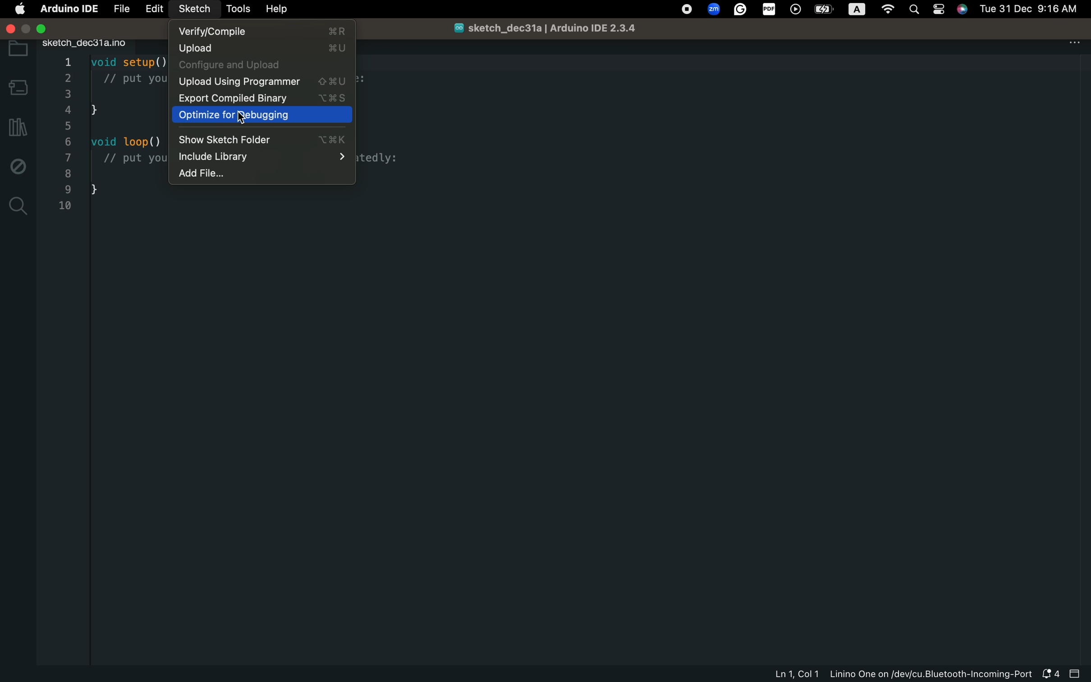  Describe the element at coordinates (255, 175) in the screenshot. I see `add file` at that location.